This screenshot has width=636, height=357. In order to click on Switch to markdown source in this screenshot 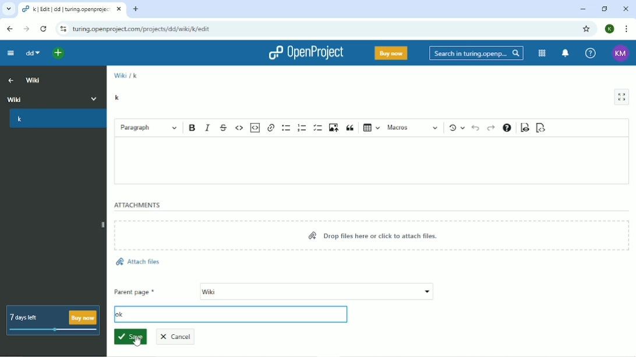, I will do `click(542, 128)`.